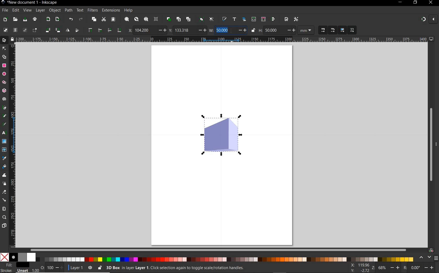 This screenshot has width=439, height=273. What do you see at coordinates (5, 57) in the screenshot?
I see `shape builder tool` at bounding box center [5, 57].